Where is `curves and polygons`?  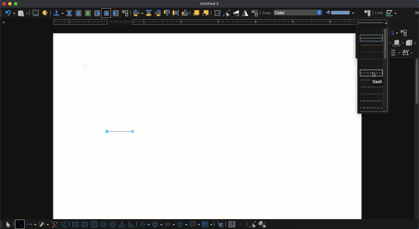 curves and polygons is located at coordinates (44, 225).